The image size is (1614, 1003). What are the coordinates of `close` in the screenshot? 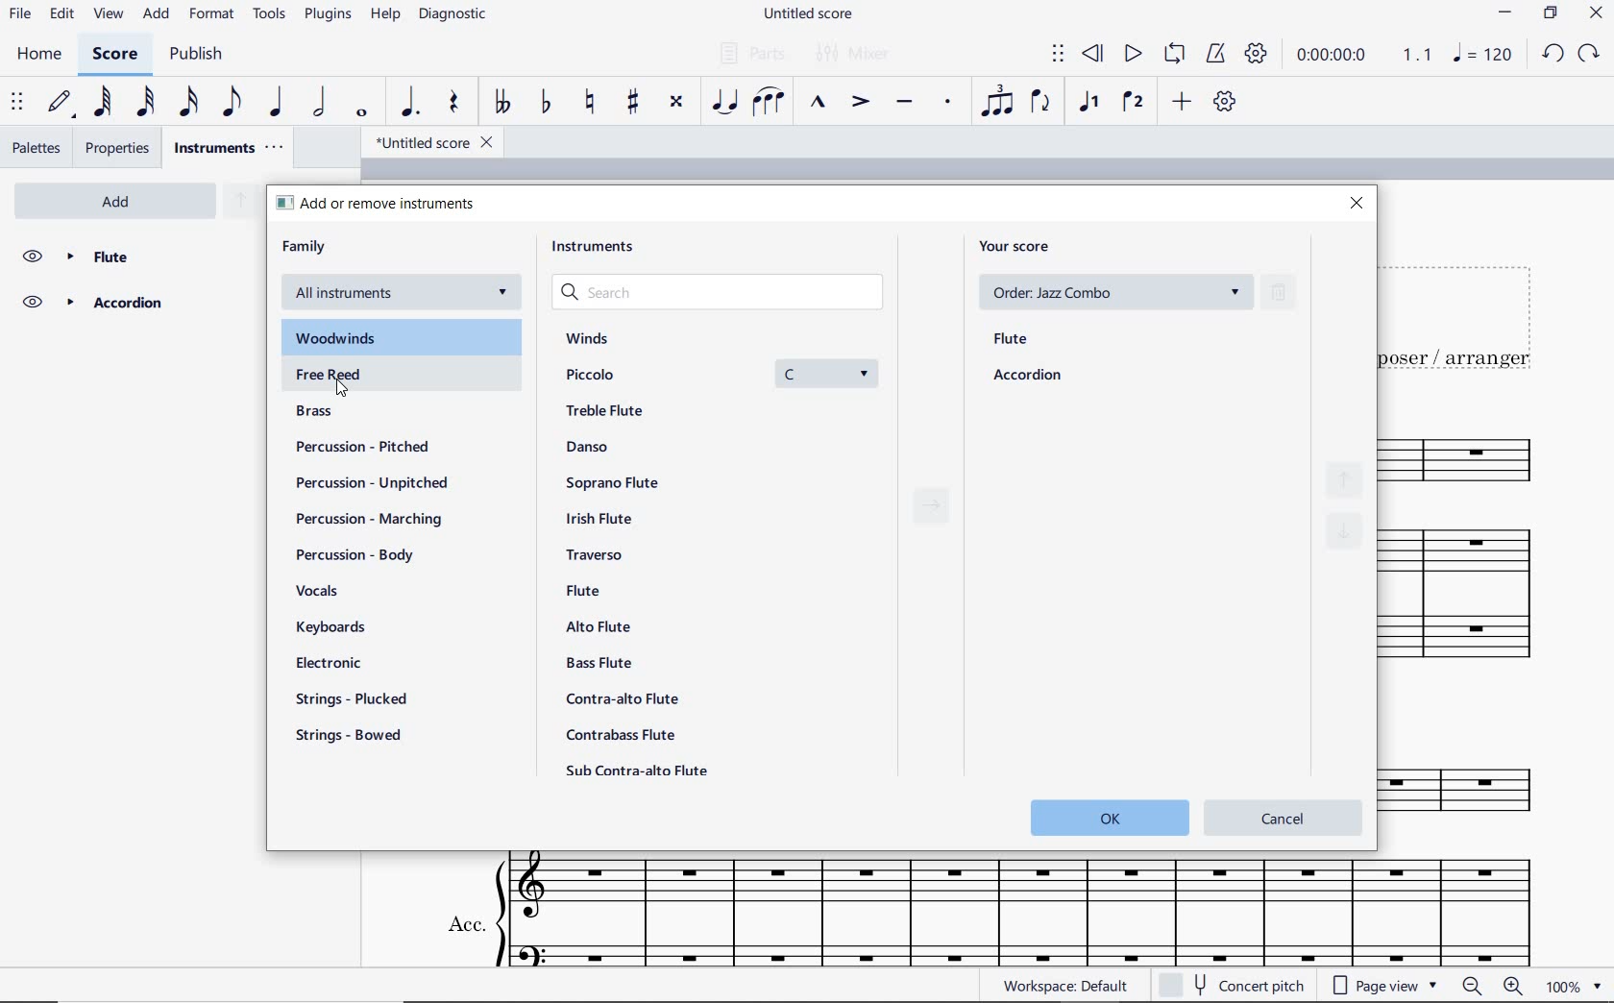 It's located at (1358, 202).